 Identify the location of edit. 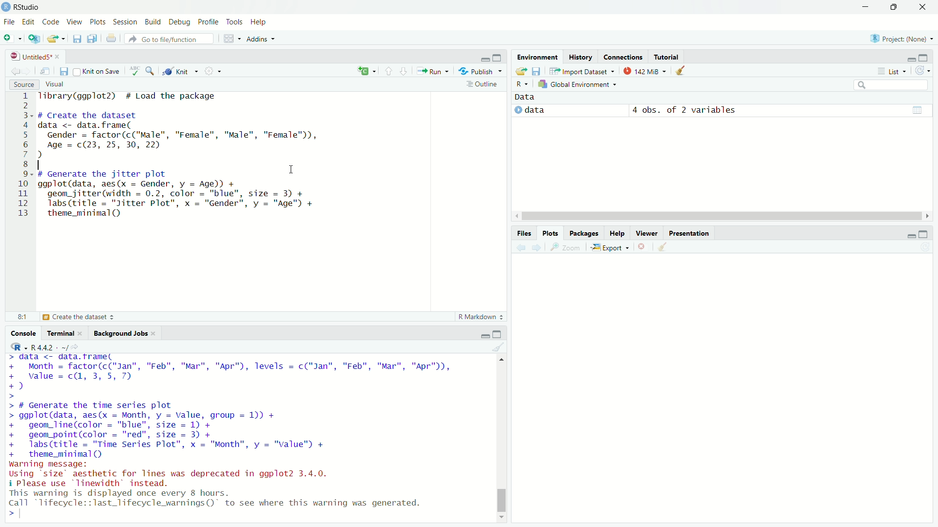
(29, 22).